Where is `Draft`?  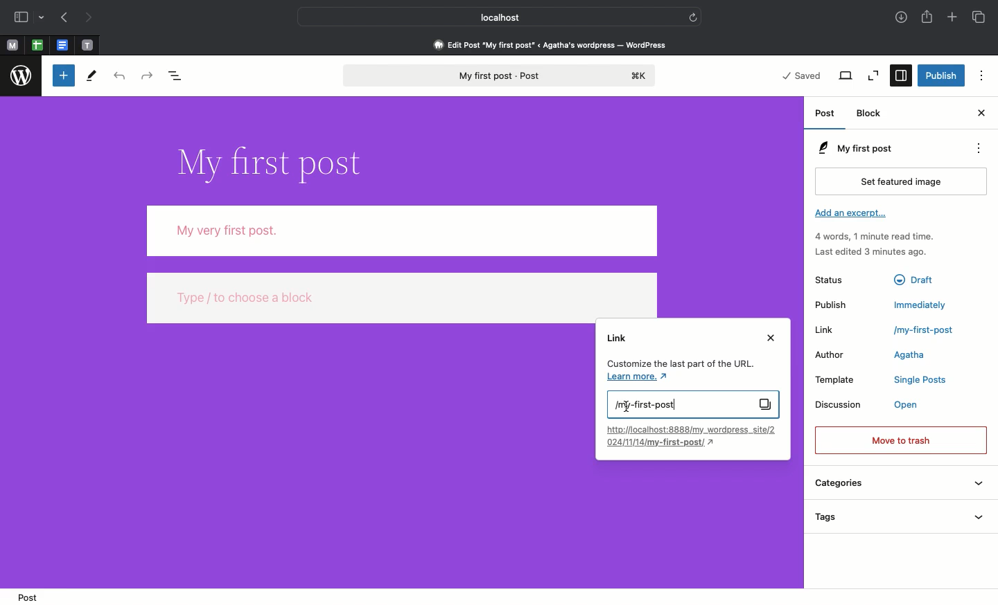 Draft is located at coordinates (917, 280).